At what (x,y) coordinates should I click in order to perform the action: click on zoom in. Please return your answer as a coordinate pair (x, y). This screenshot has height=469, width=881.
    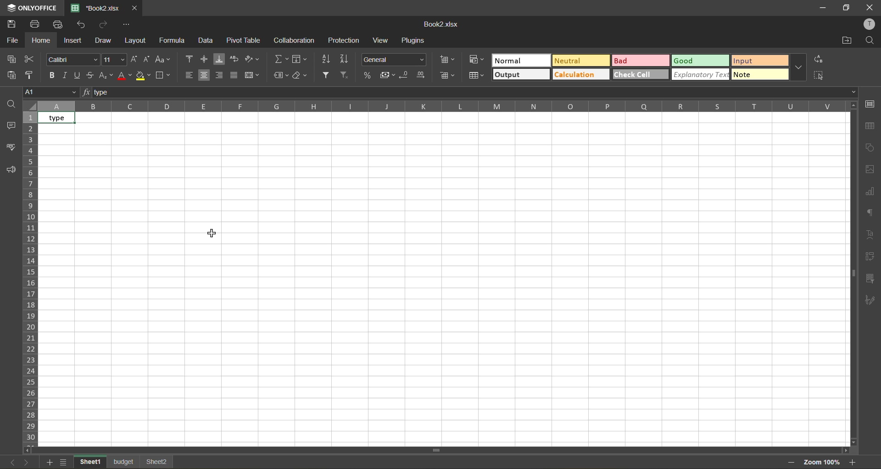
    Looking at the image, I should click on (853, 463).